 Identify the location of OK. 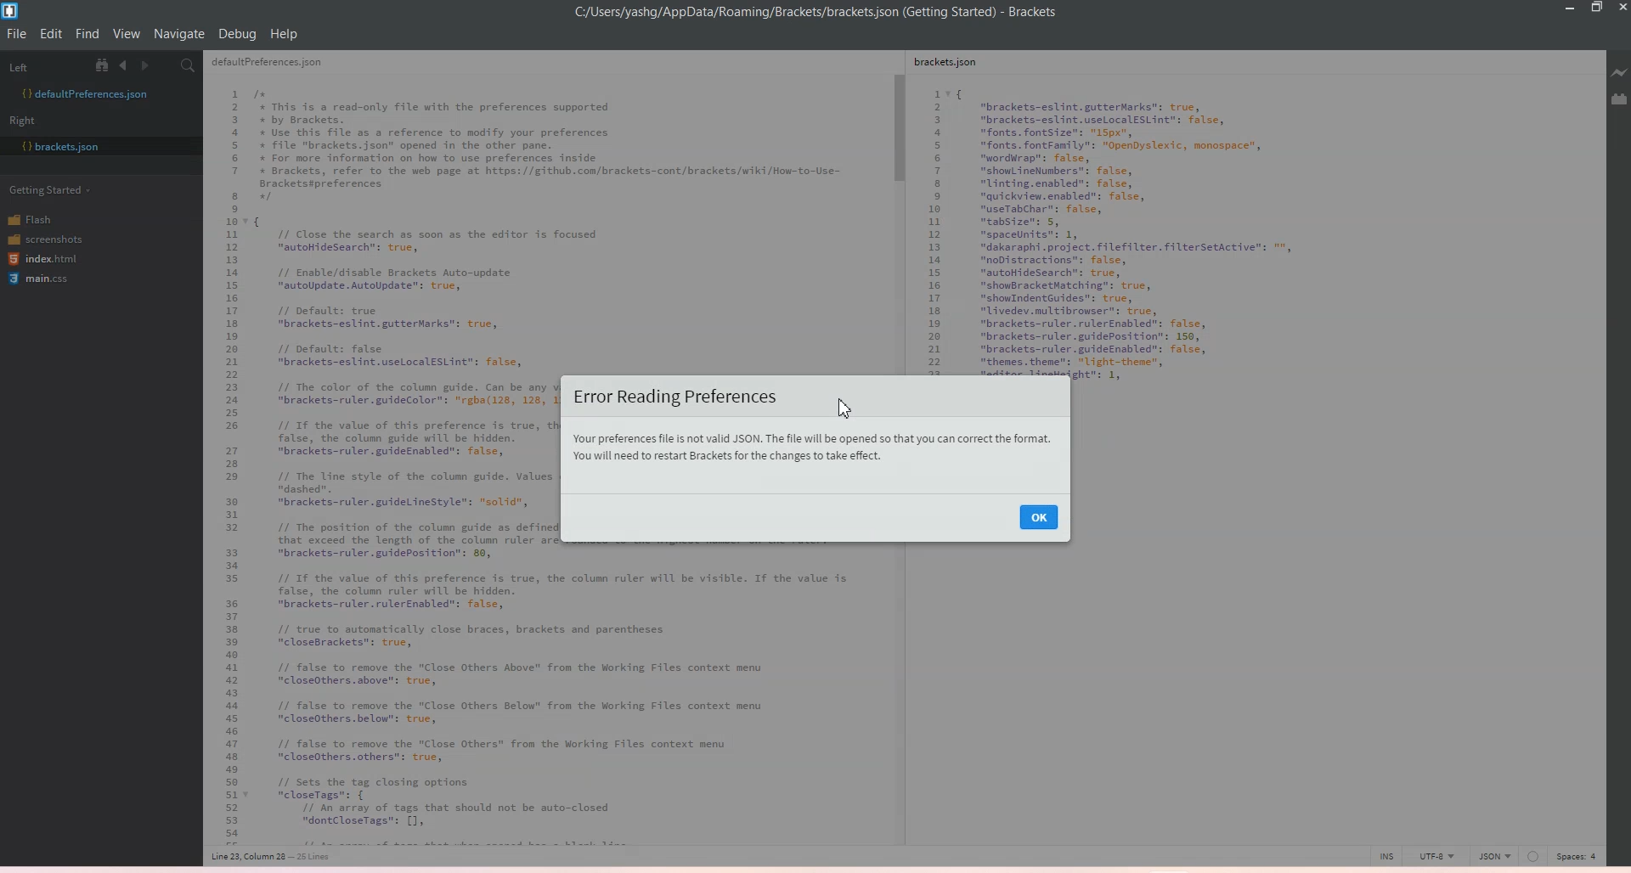
(1039, 516).